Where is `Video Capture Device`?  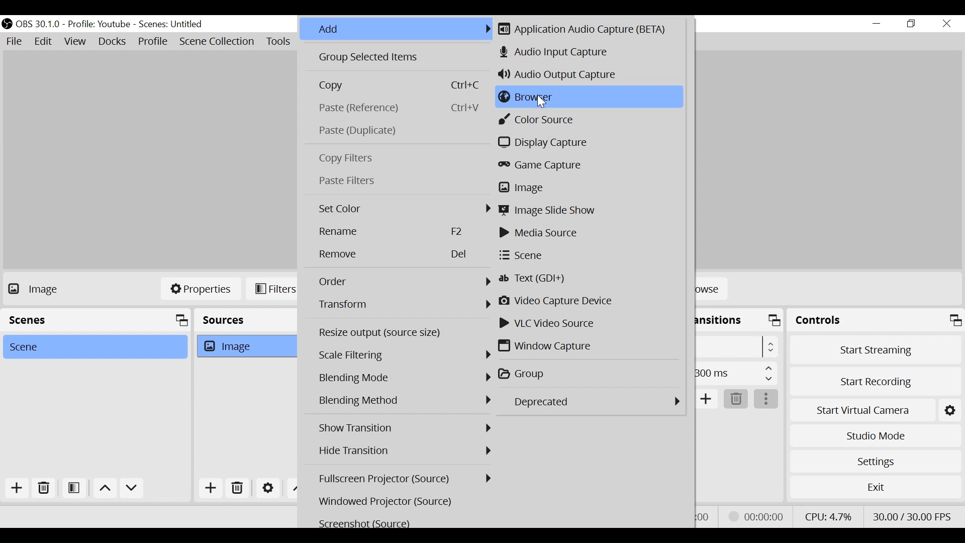
Video Capture Device is located at coordinates (590, 302).